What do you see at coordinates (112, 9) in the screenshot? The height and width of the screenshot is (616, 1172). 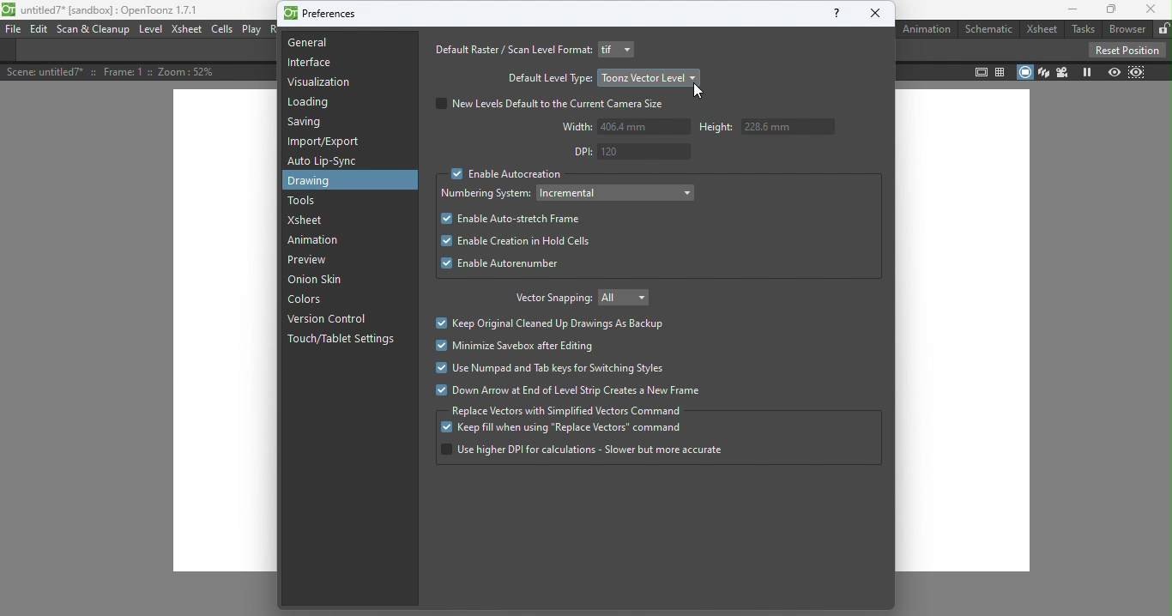 I see `File name` at bounding box center [112, 9].